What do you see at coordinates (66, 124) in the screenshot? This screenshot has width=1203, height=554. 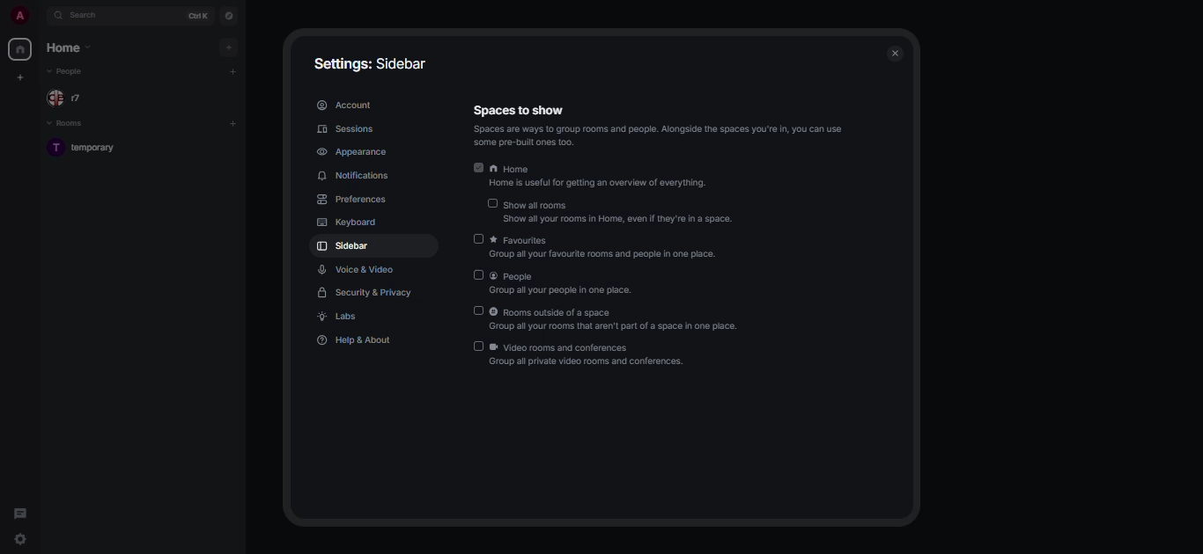 I see `rooms` at bounding box center [66, 124].